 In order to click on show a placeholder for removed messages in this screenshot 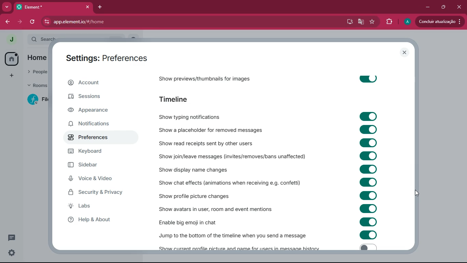, I will do `click(210, 130)`.